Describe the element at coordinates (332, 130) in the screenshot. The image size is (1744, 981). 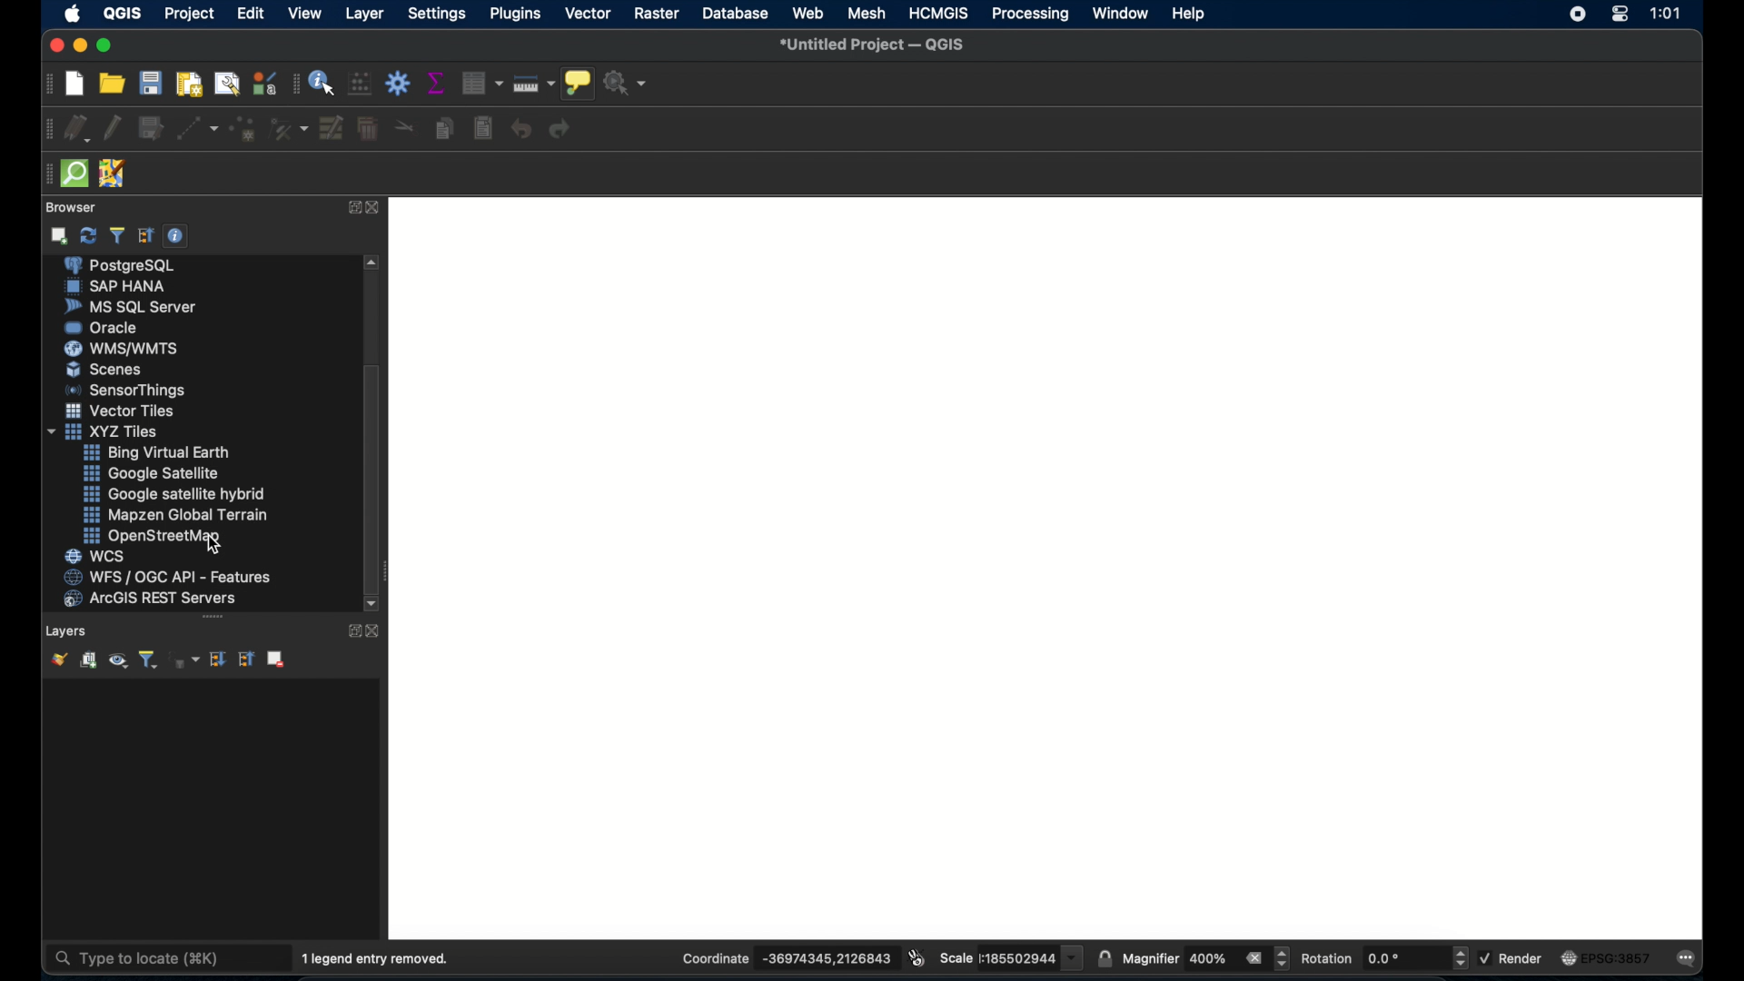
I see `modify. attributes` at that location.